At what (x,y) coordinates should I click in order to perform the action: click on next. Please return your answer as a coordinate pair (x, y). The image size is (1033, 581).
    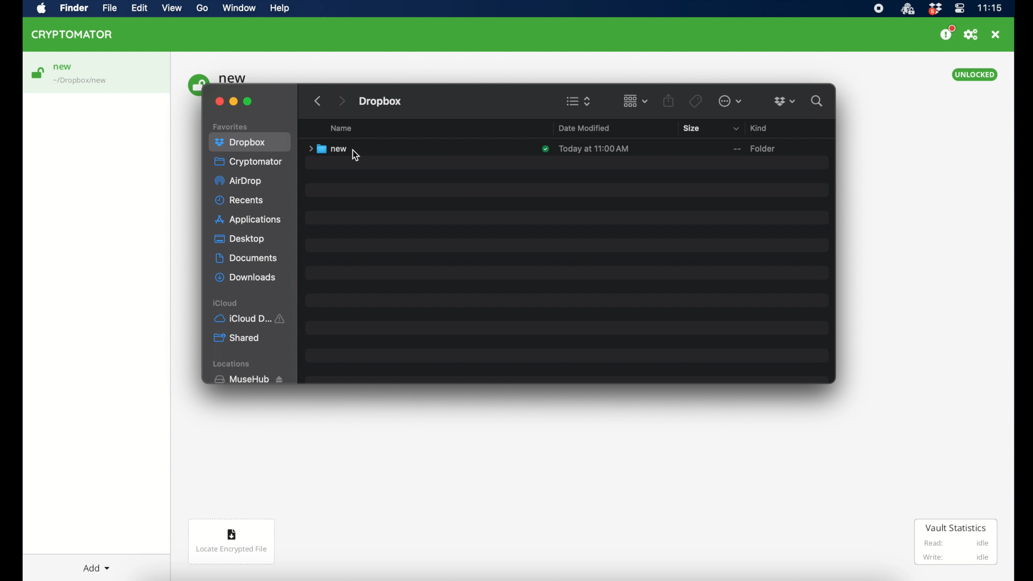
    Looking at the image, I should click on (337, 100).